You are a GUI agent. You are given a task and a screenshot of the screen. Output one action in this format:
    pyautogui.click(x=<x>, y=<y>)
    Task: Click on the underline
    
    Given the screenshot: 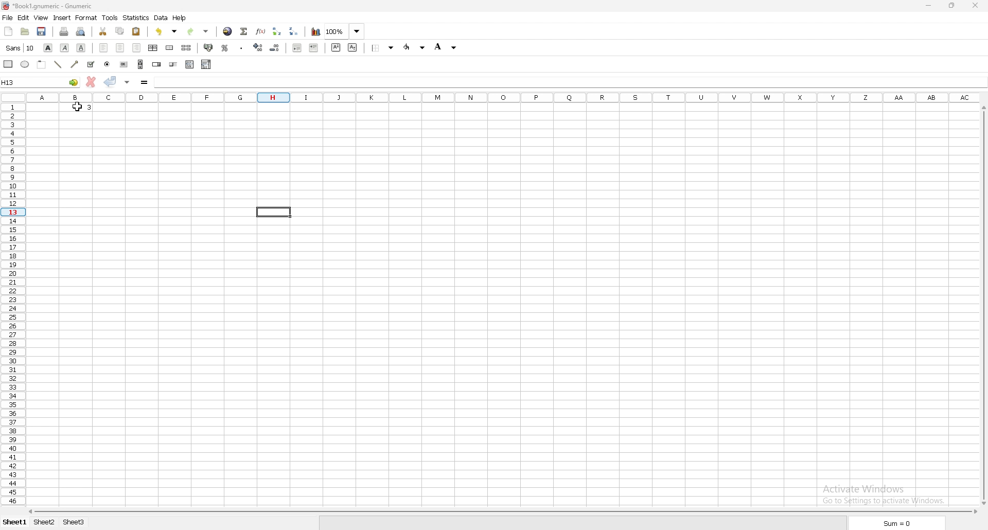 What is the action you would take?
    pyautogui.click(x=81, y=48)
    